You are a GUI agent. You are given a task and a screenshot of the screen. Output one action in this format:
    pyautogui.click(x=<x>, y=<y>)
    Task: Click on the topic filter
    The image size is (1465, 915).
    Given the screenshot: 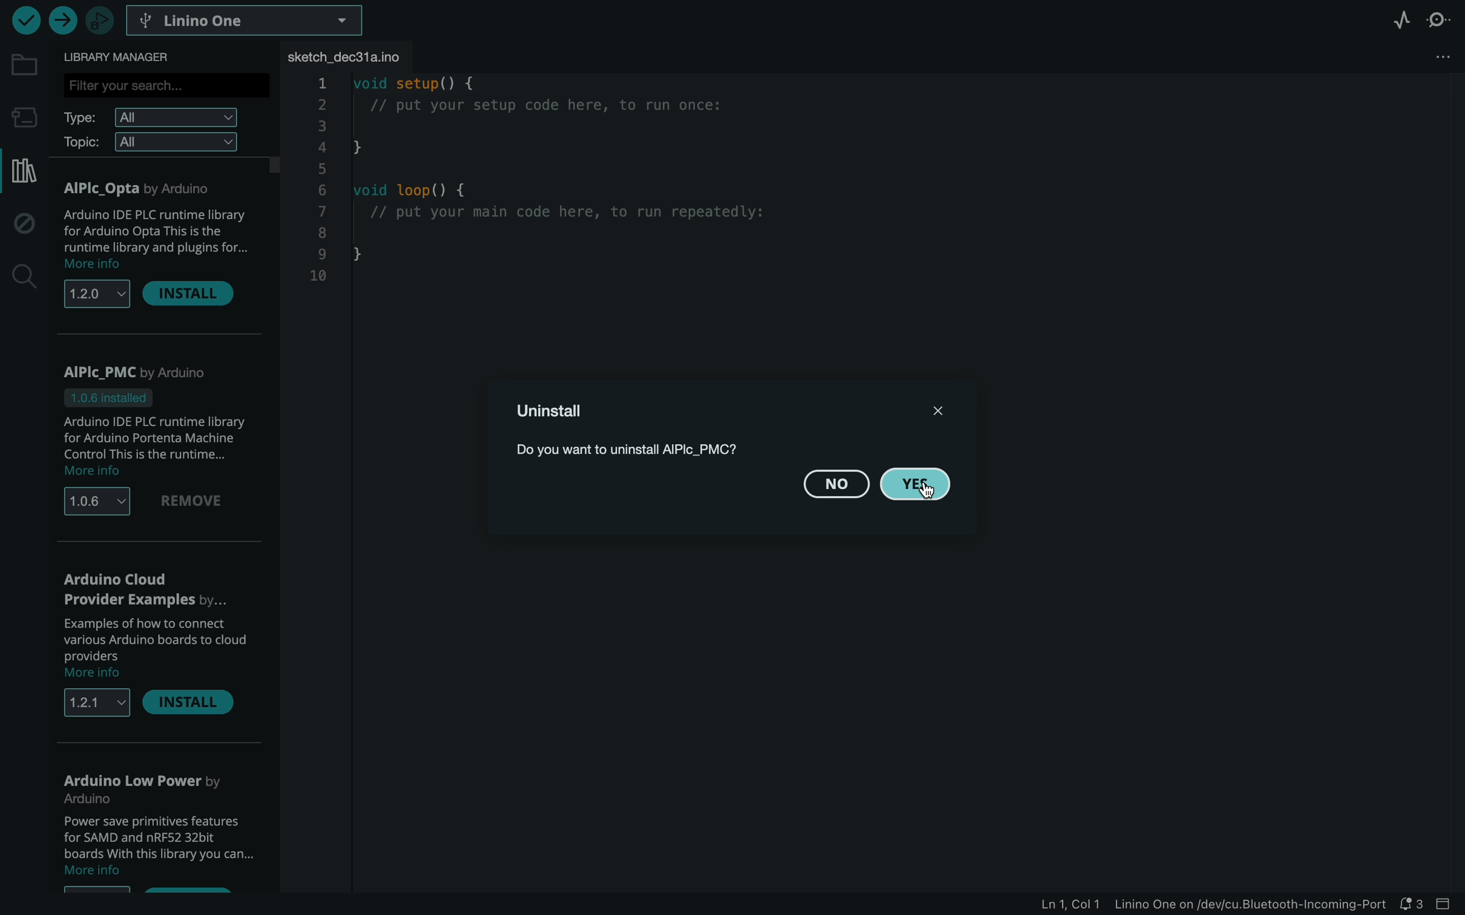 What is the action you would take?
    pyautogui.click(x=151, y=142)
    